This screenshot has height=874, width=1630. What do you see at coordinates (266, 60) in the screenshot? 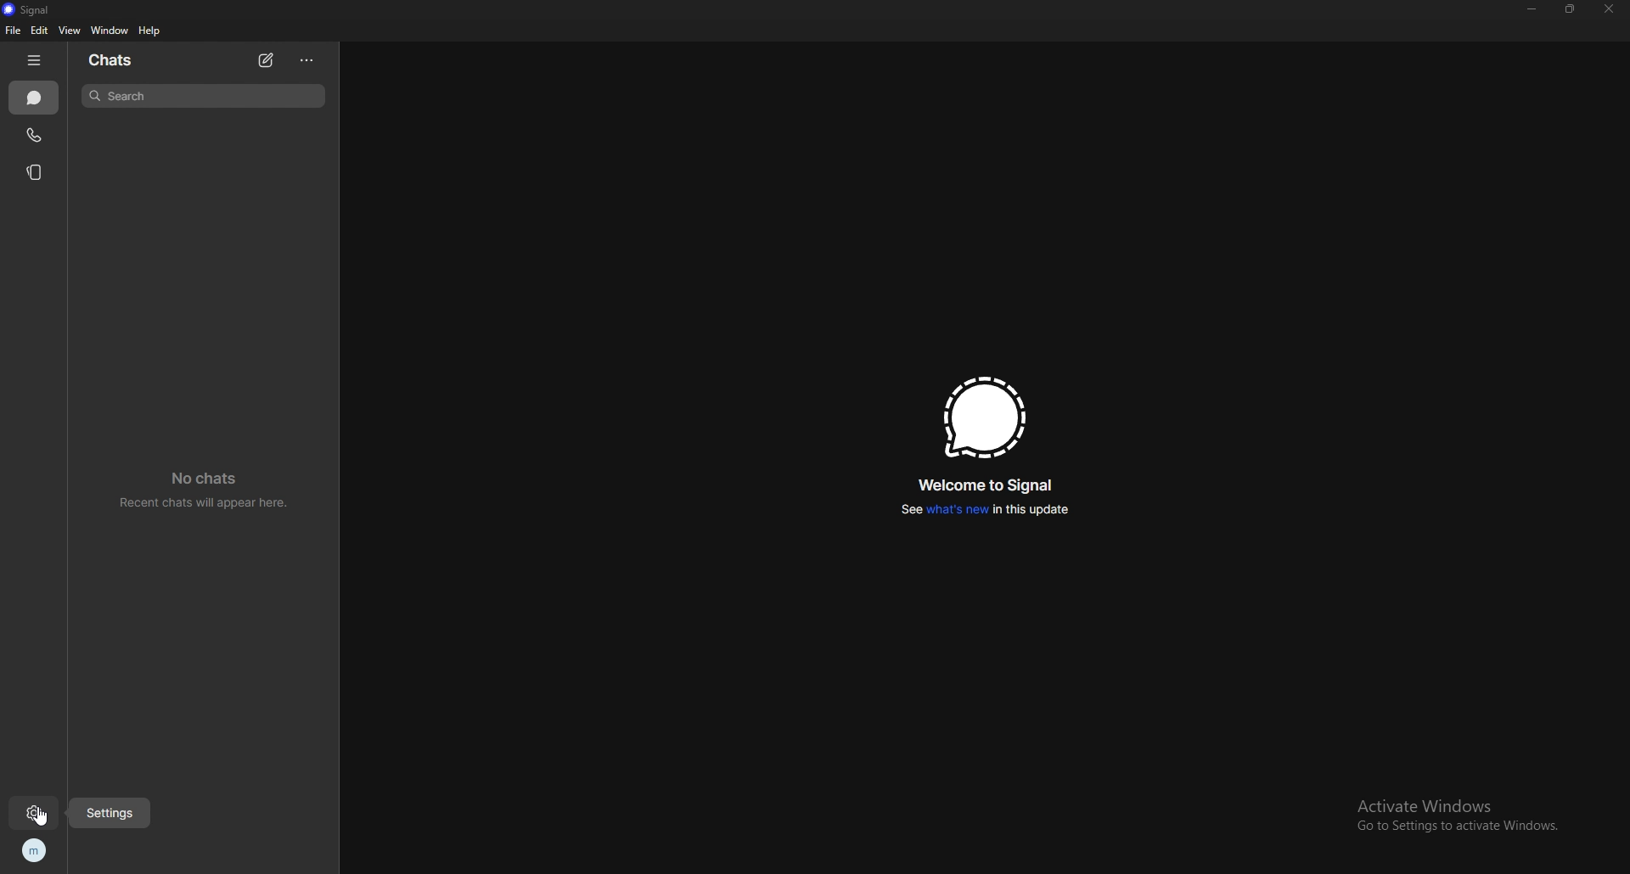
I see `new chat` at bounding box center [266, 60].